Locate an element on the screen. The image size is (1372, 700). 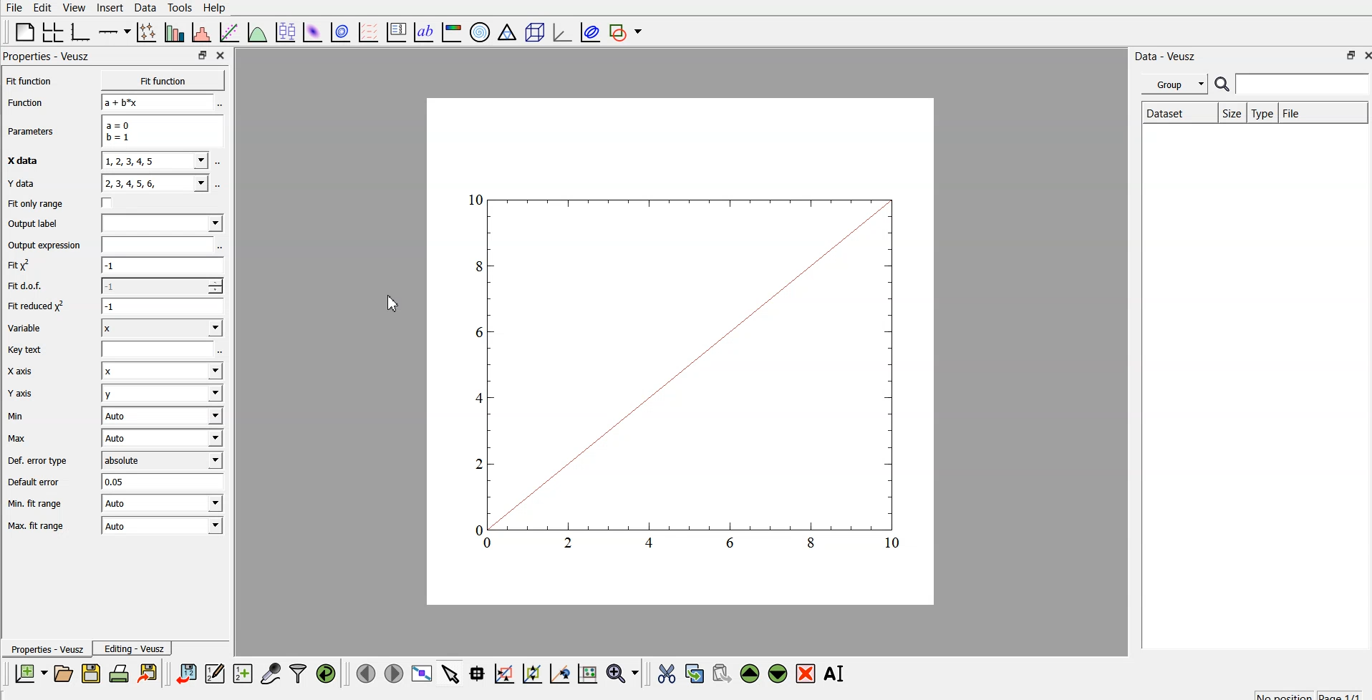
Variable is located at coordinates (36, 328).